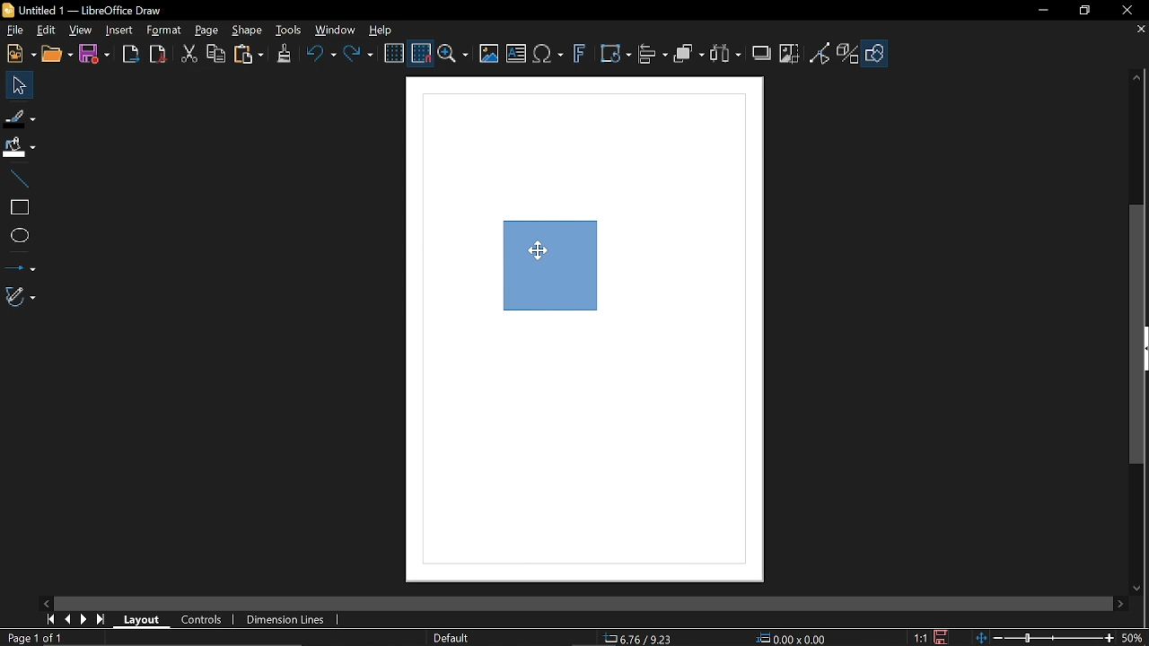 This screenshot has width=1149, height=646. What do you see at coordinates (96, 9) in the screenshot?
I see `Untitled 1 -- LibreOffice Draw` at bounding box center [96, 9].